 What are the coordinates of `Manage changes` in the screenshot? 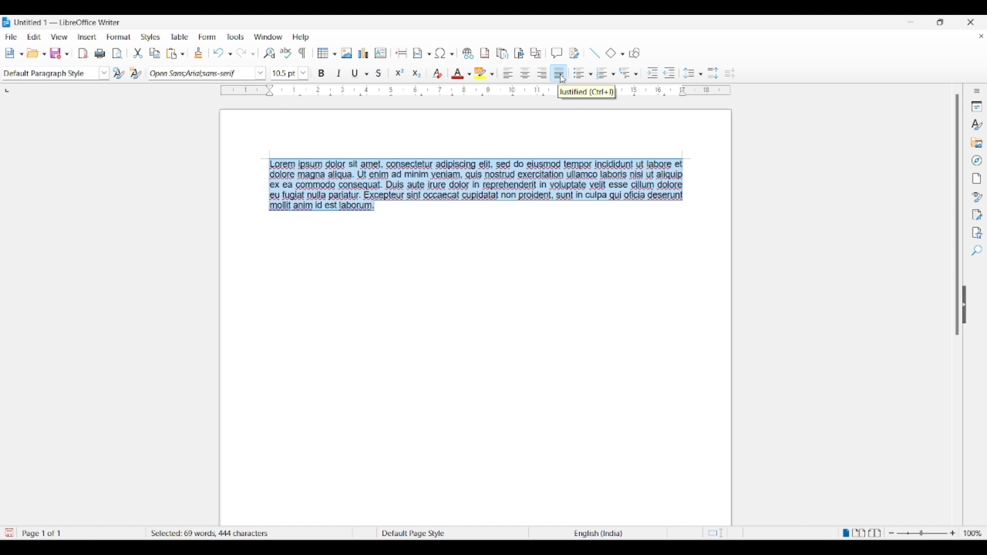 It's located at (977, 215).